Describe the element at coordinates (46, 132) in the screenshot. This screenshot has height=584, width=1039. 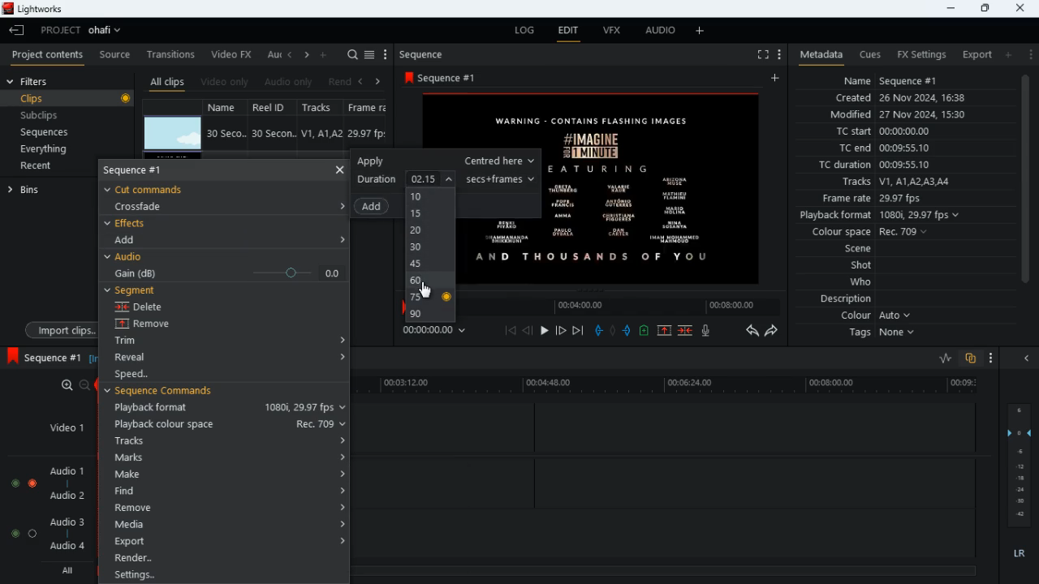
I see `sequences` at that location.